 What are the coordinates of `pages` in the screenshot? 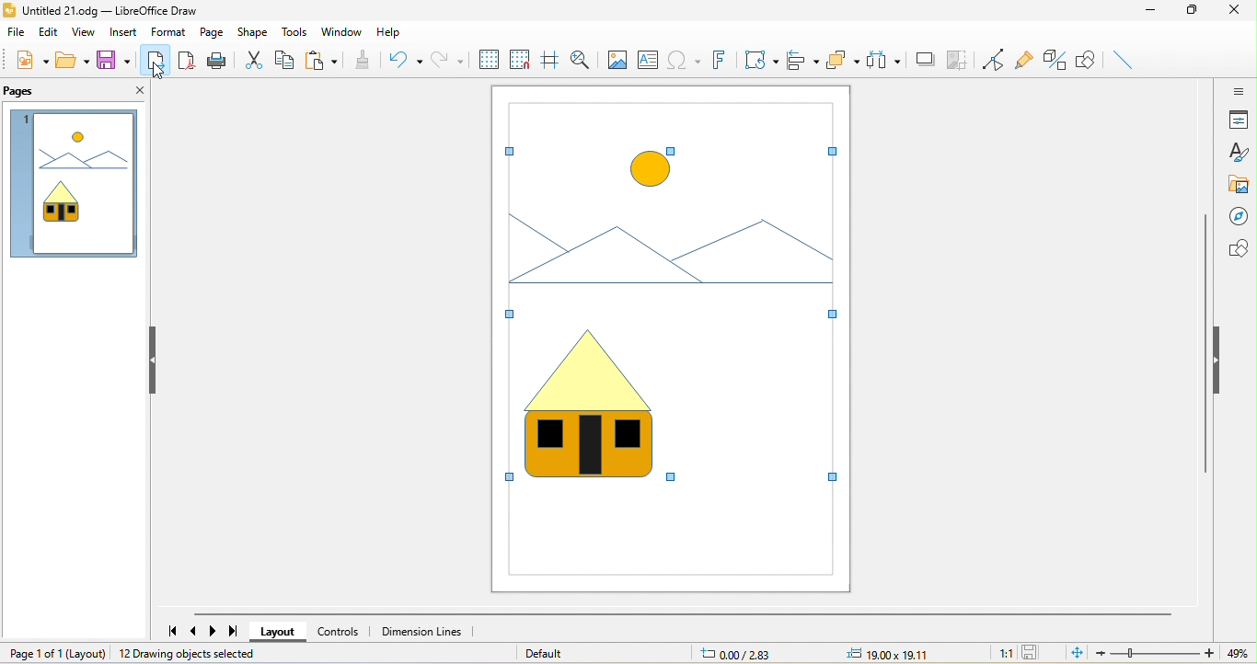 It's located at (30, 93).